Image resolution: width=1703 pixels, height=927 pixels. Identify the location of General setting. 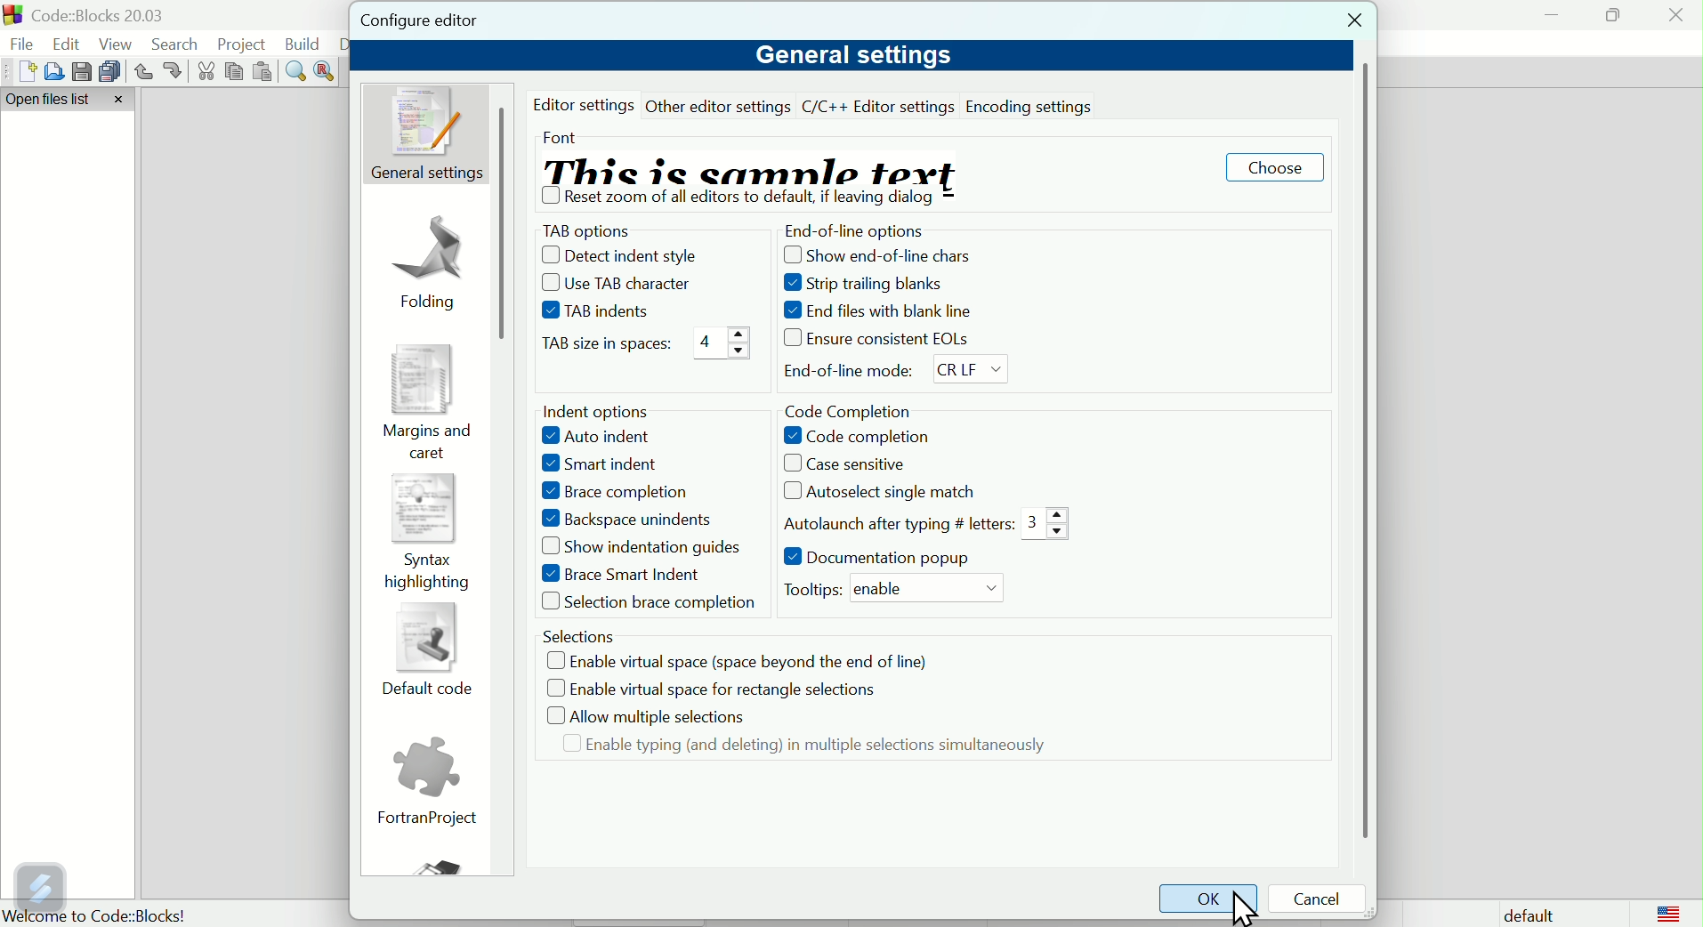
(425, 135).